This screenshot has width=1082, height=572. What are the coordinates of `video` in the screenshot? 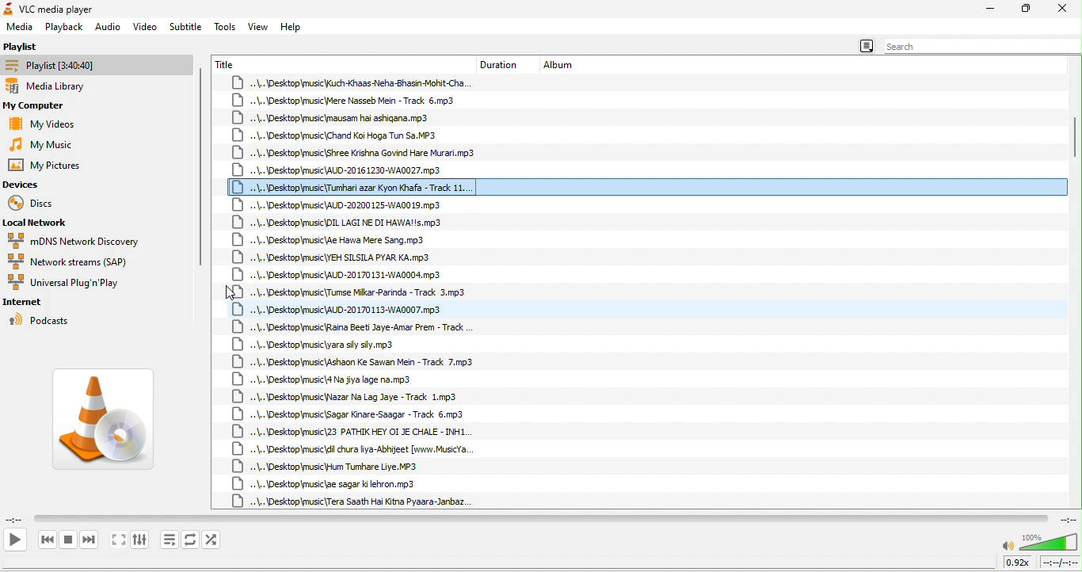 It's located at (145, 25).